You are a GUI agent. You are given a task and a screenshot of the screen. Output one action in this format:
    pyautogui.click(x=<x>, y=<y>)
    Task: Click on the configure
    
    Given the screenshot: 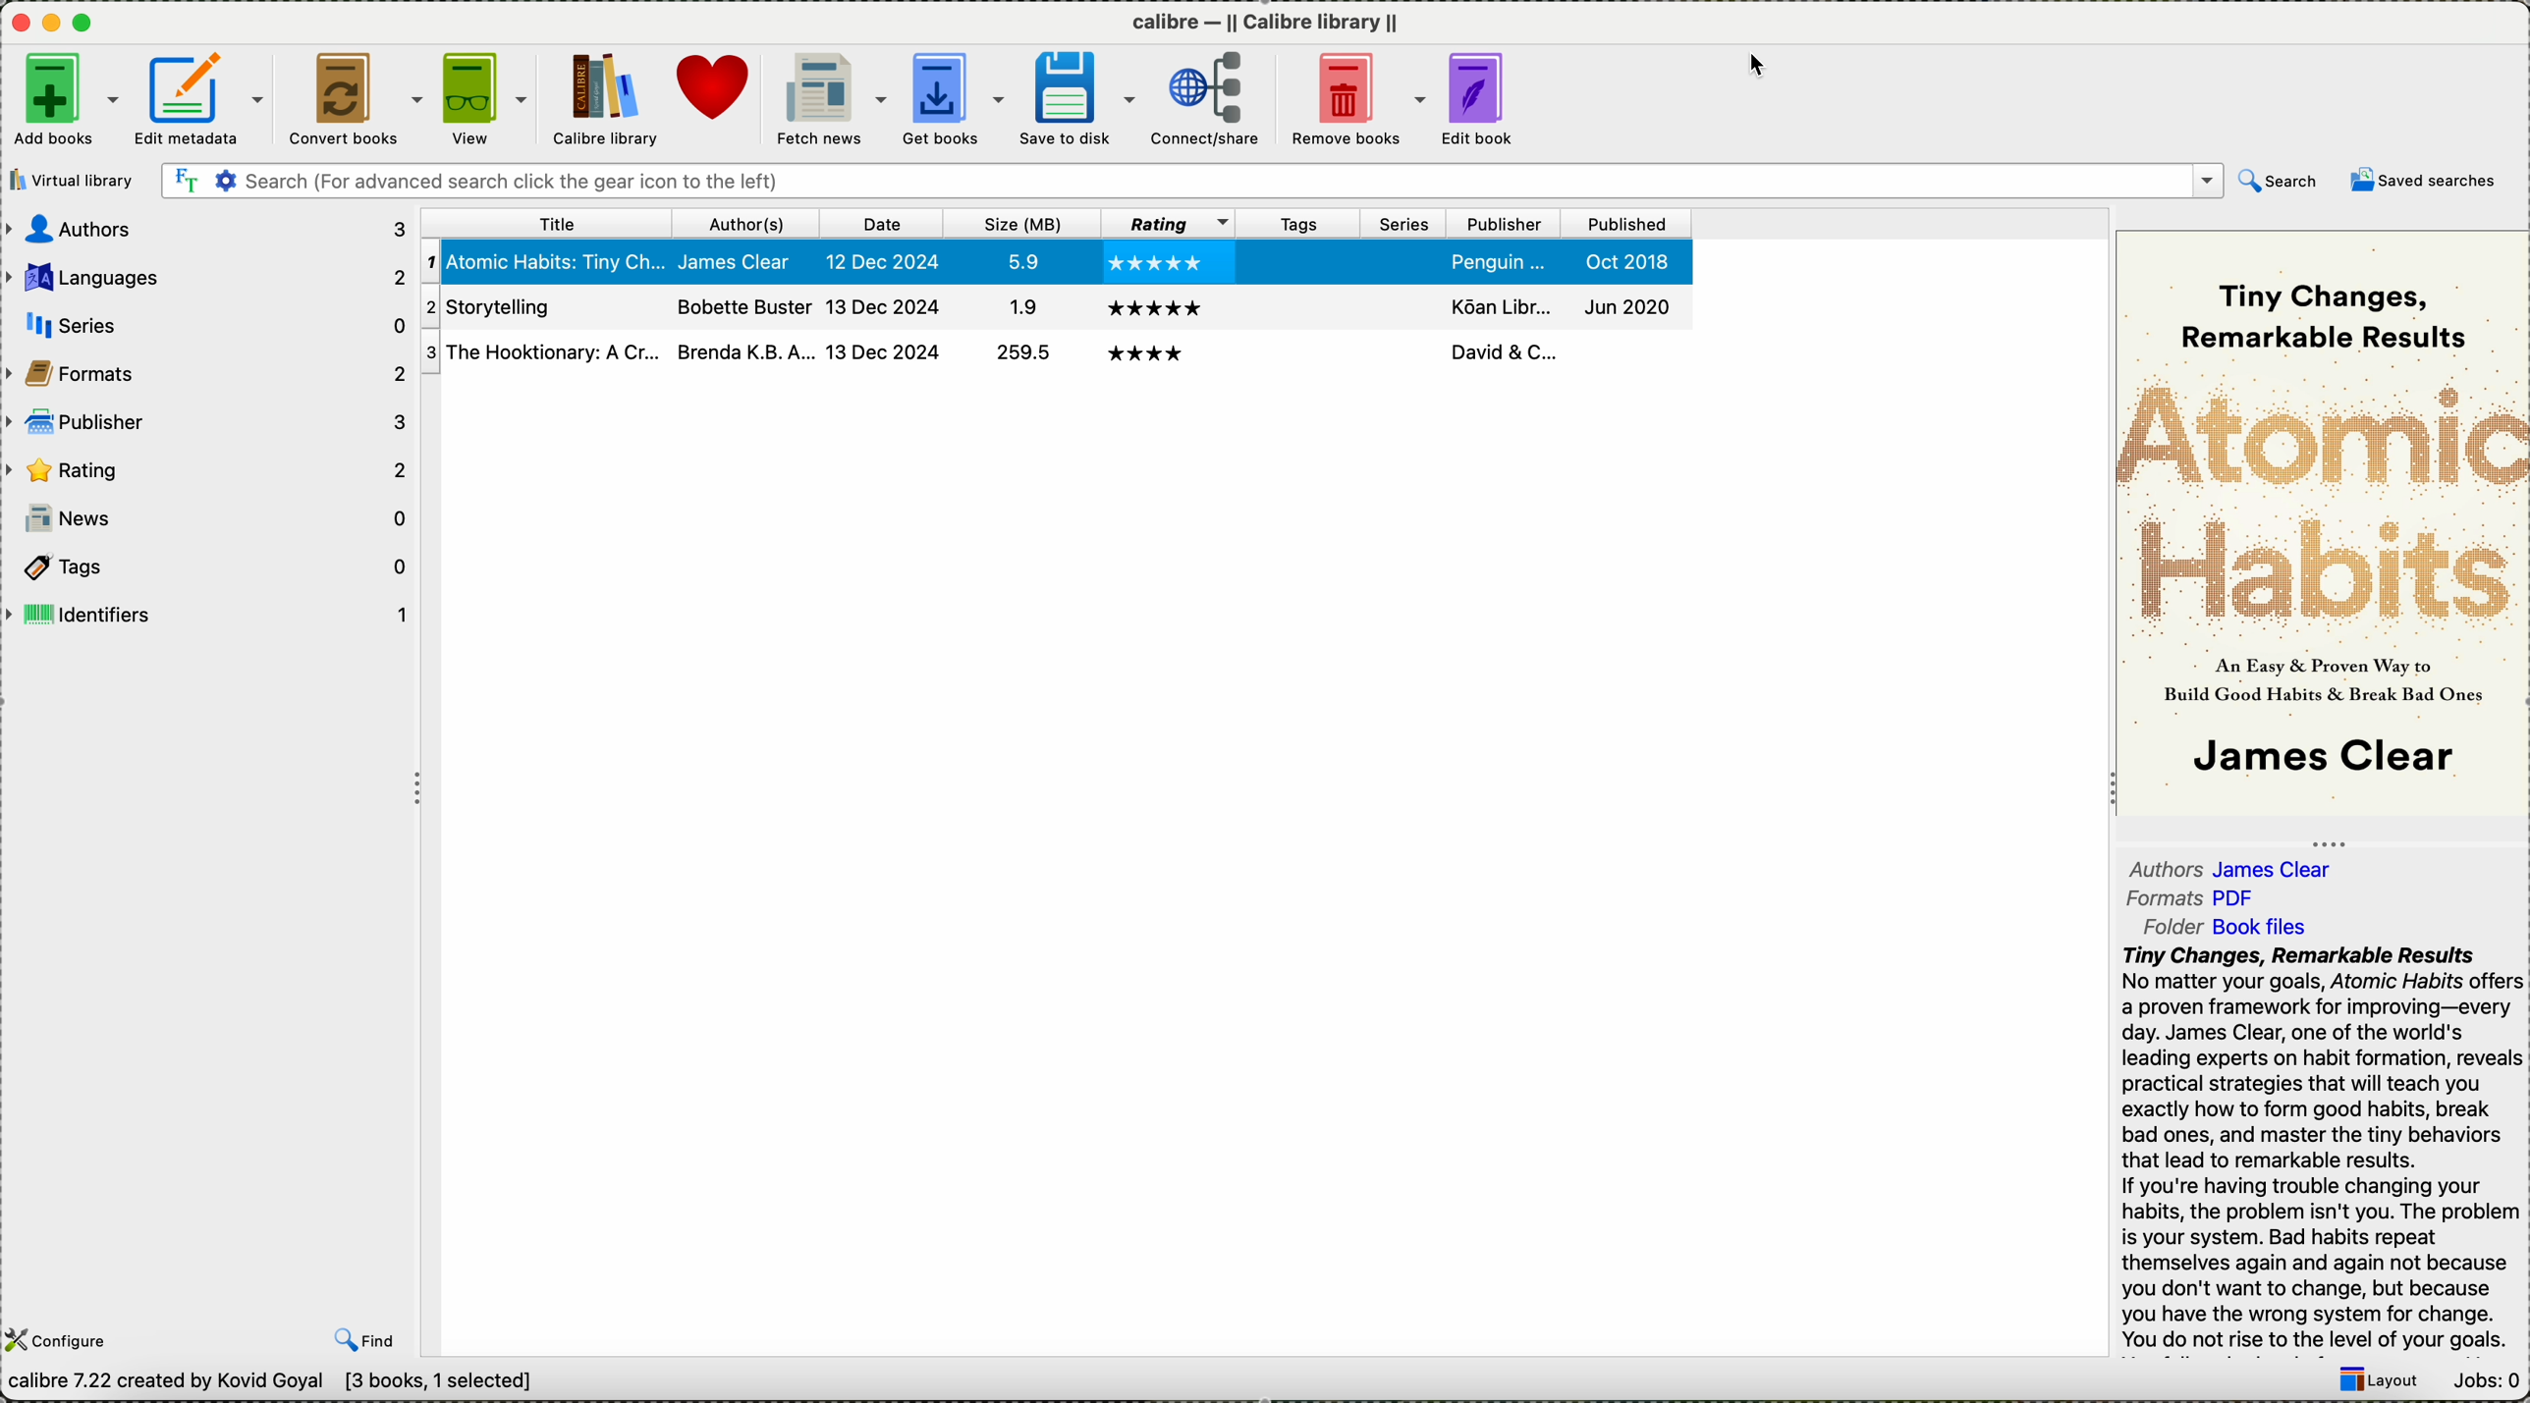 What is the action you would take?
    pyautogui.click(x=65, y=1338)
    